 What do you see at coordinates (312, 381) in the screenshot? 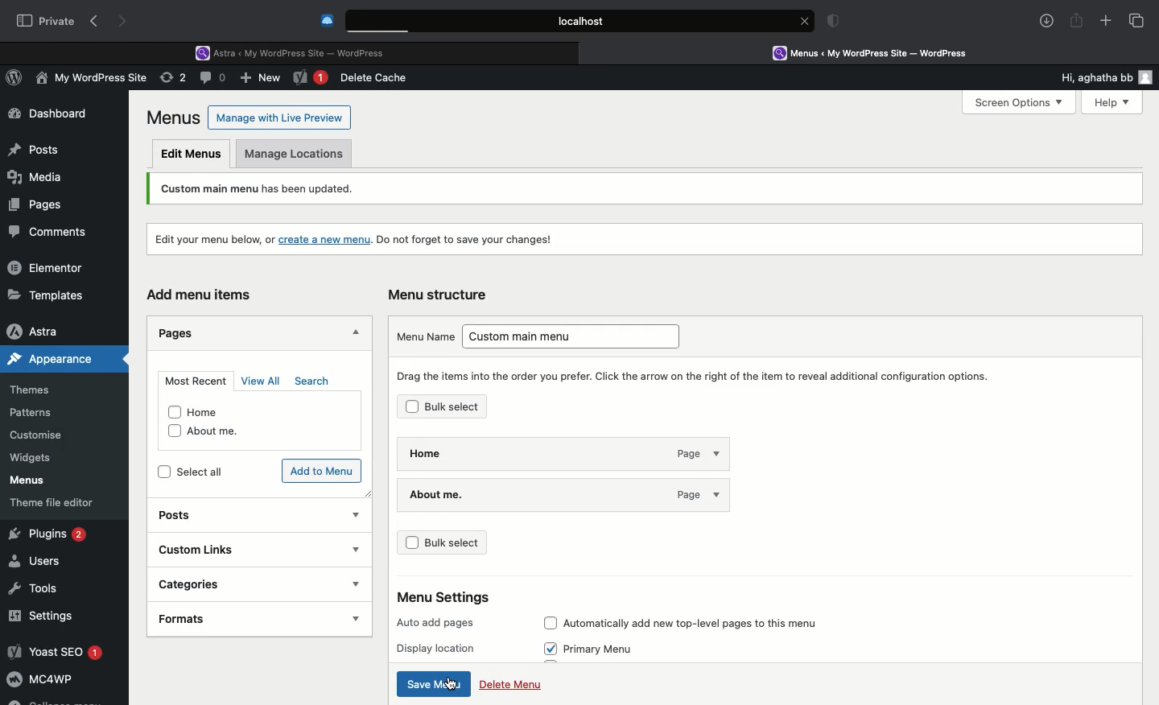
I see `Search` at bounding box center [312, 381].